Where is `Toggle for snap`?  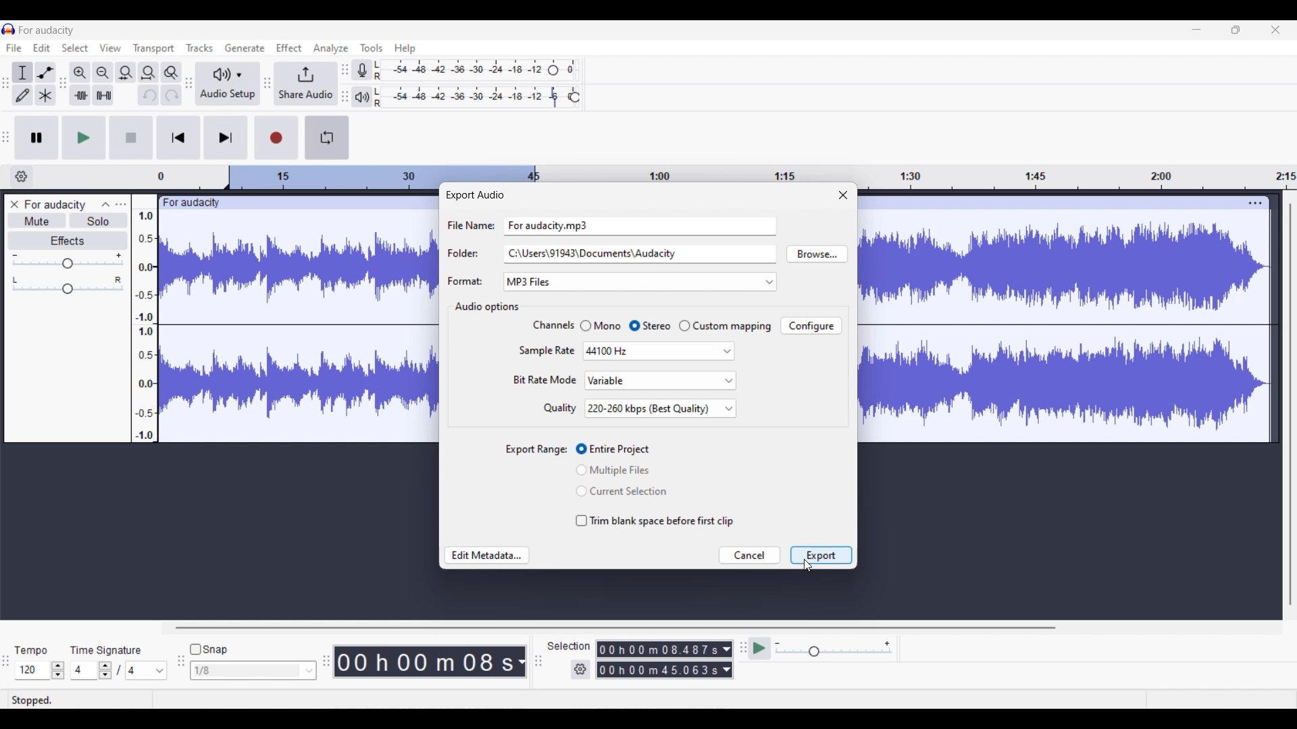
Toggle for snap is located at coordinates (209, 649).